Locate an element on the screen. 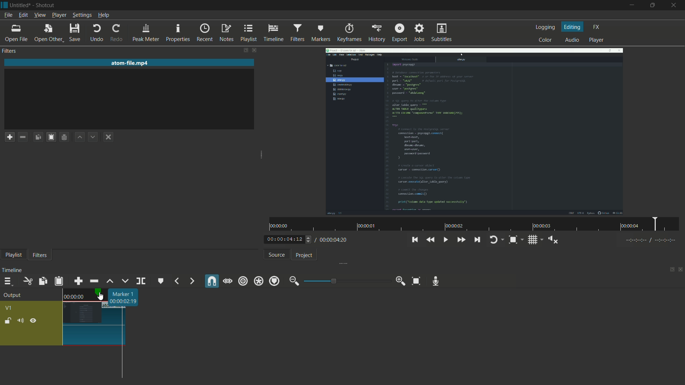  close app is located at coordinates (676, 5).